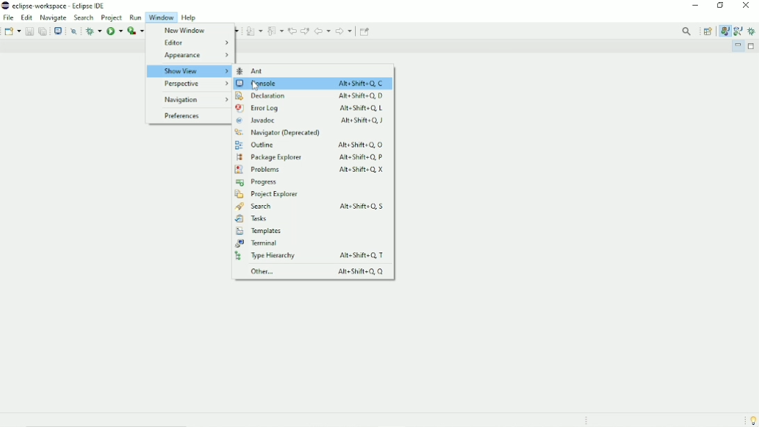 The image size is (759, 427). Describe the element at coordinates (737, 31) in the screenshot. I see `Java Browsing` at that location.